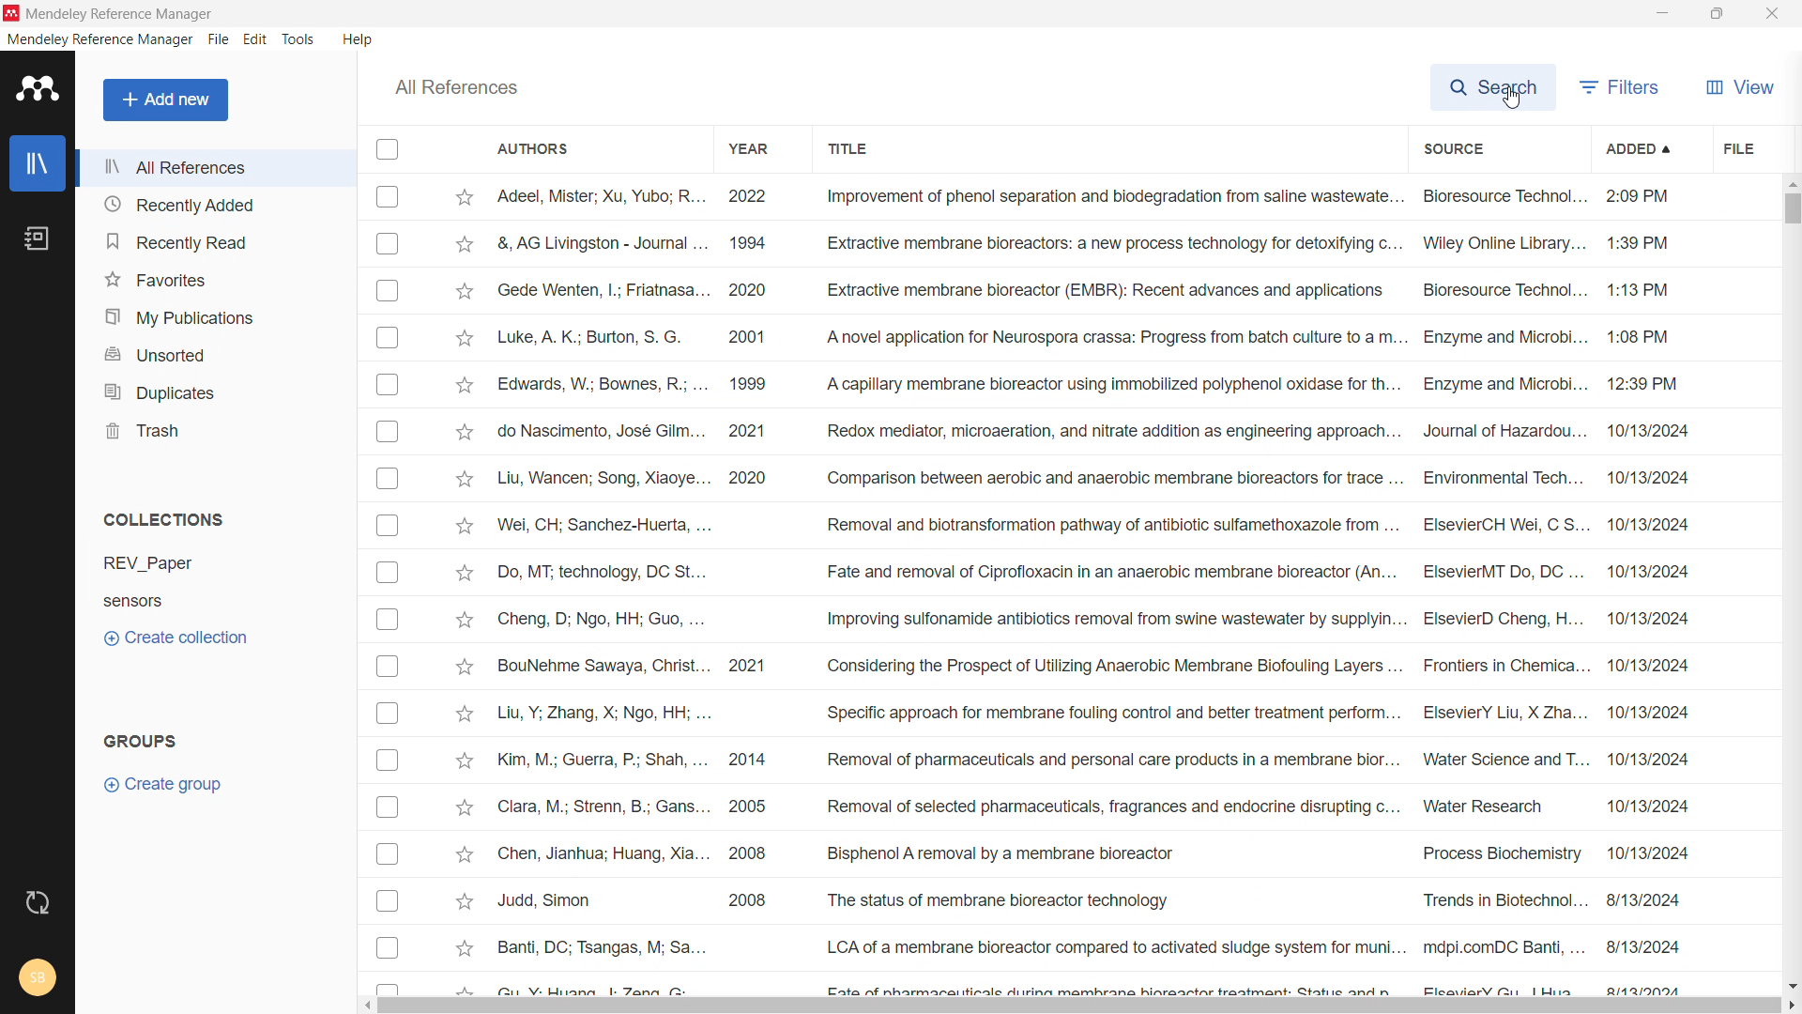  What do you see at coordinates (462, 287) in the screenshot?
I see `Add to favorites` at bounding box center [462, 287].